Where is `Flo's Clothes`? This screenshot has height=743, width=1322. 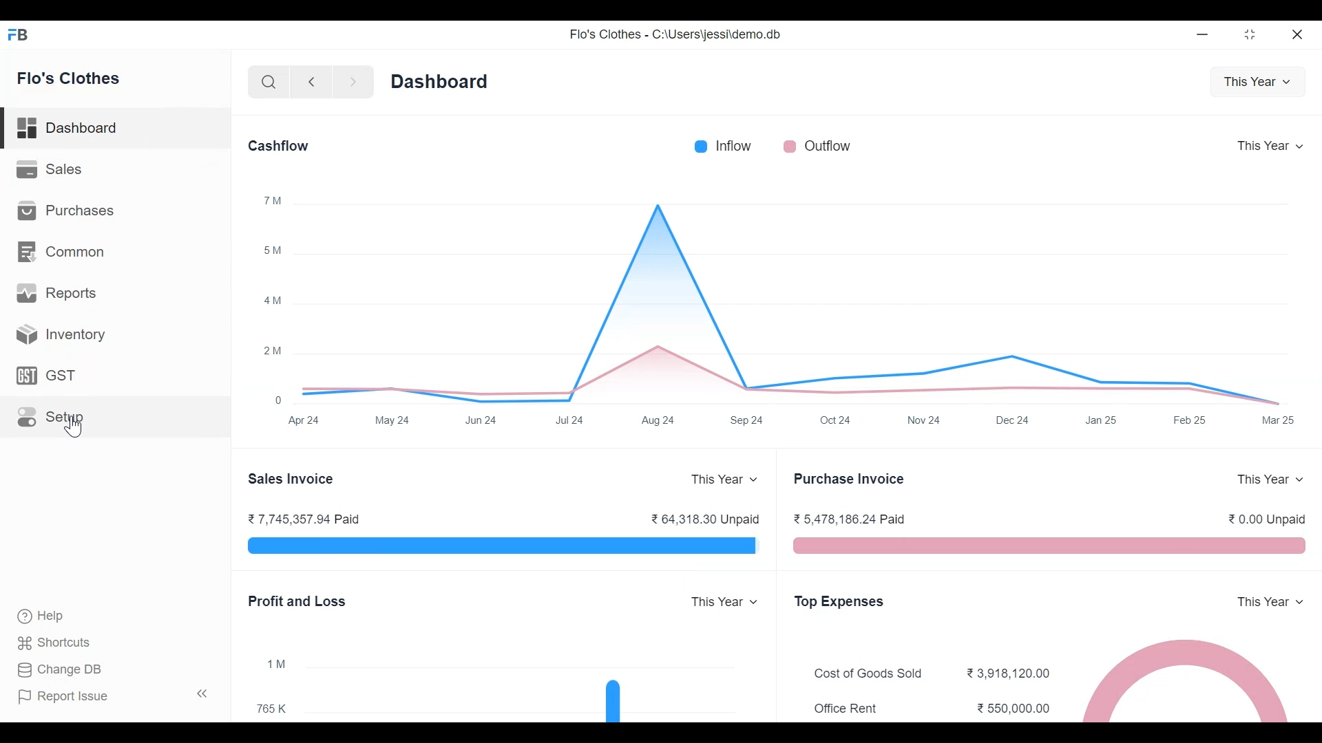
Flo's Clothes is located at coordinates (75, 79).